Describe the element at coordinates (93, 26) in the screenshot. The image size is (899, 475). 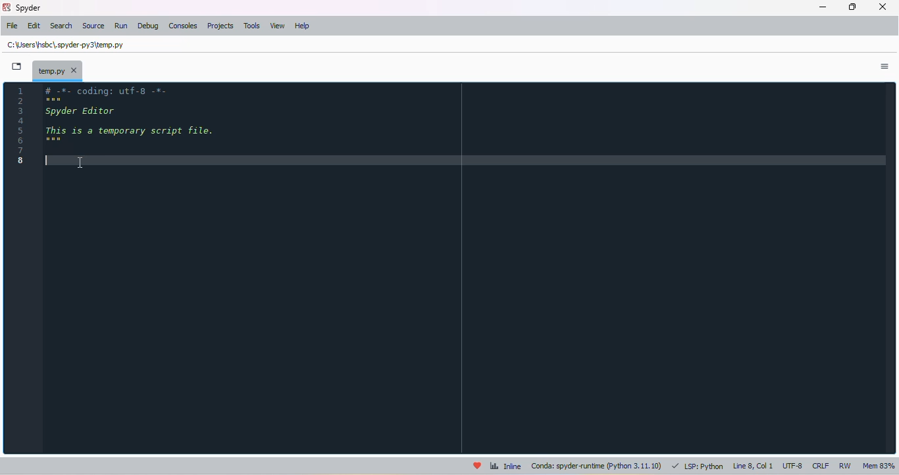
I see `source` at that location.